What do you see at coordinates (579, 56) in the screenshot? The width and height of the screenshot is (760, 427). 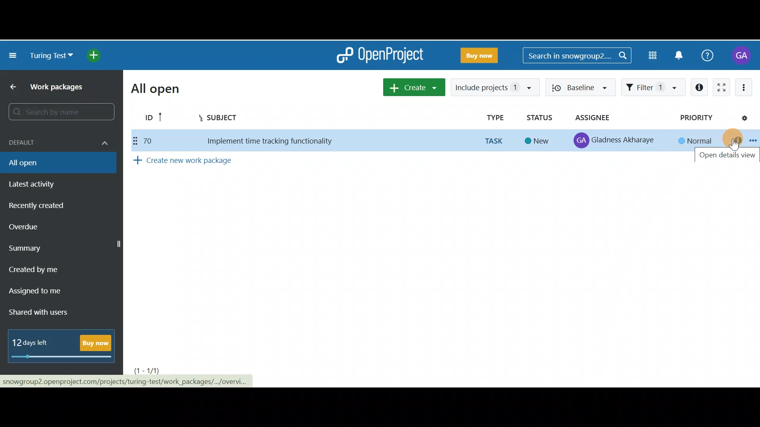 I see `Search bar` at bounding box center [579, 56].